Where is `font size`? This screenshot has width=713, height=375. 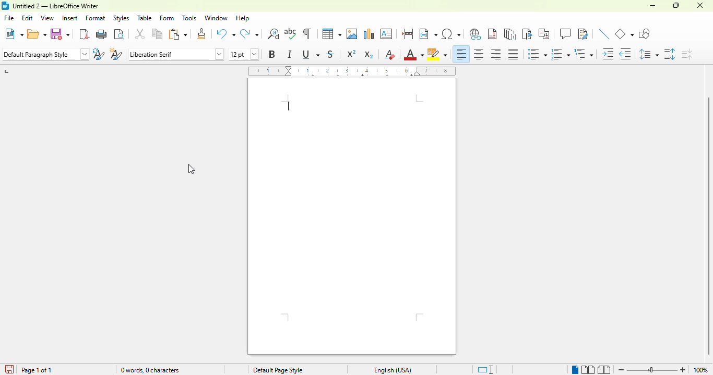
font size is located at coordinates (244, 54).